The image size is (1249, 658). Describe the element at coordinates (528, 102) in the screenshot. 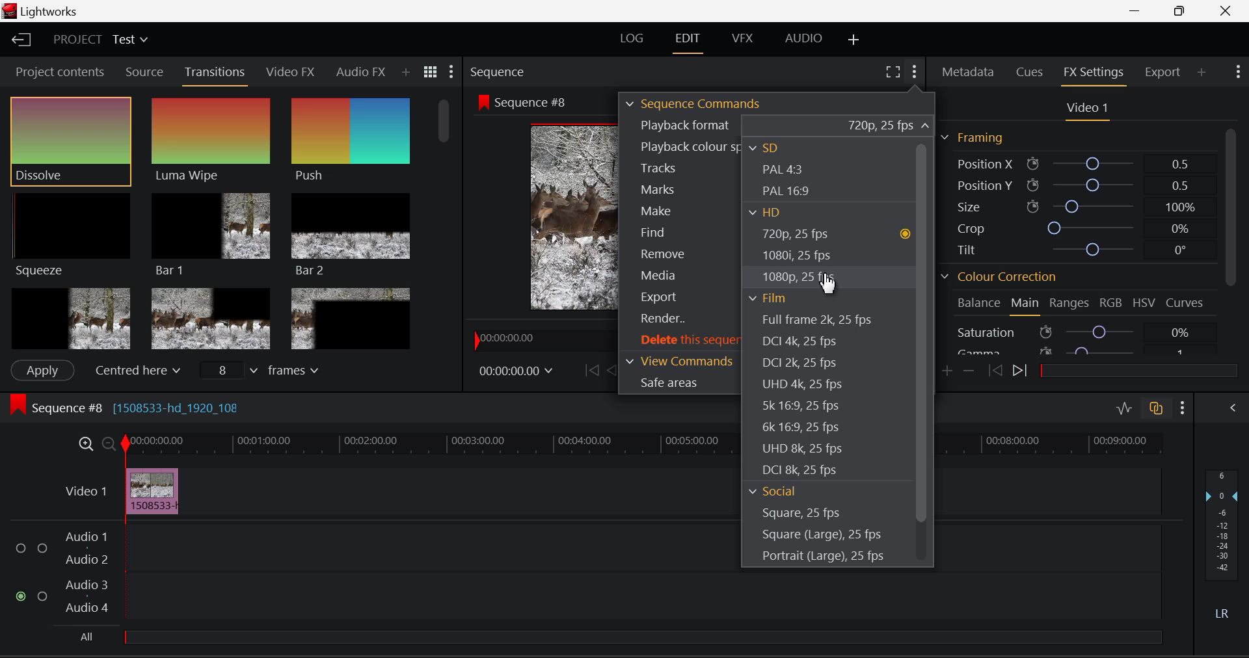

I see `Sequence #8` at that location.